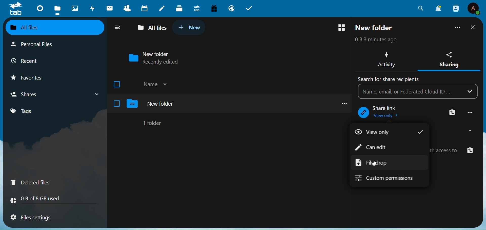  Describe the element at coordinates (132, 58) in the screenshot. I see `Folder Icon` at that location.